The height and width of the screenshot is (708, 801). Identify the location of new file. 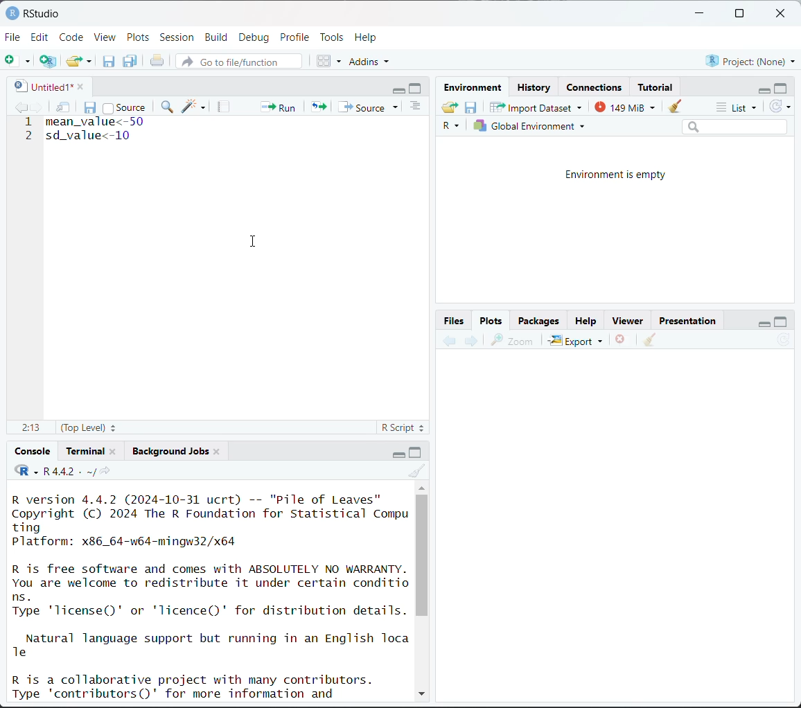
(17, 61).